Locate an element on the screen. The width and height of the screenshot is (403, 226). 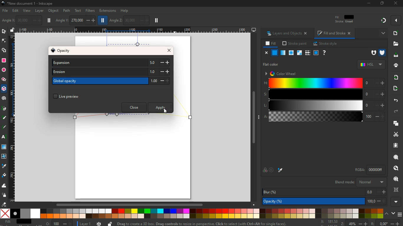
stroke paint is located at coordinates (294, 44).